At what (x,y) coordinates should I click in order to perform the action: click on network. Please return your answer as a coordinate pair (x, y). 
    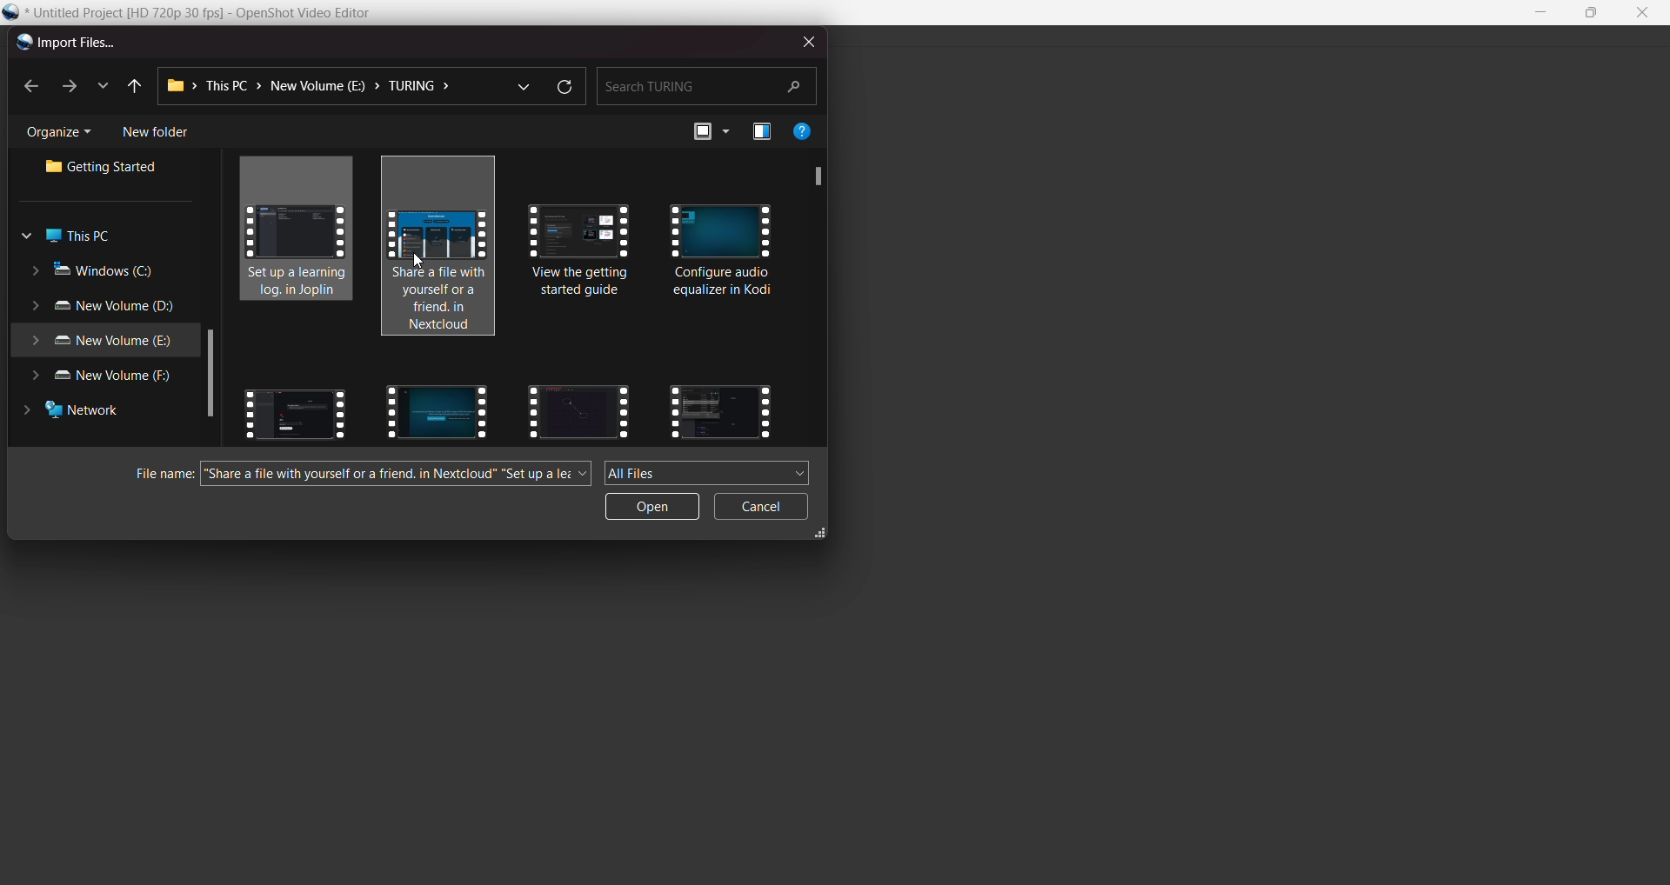
    Looking at the image, I should click on (79, 414).